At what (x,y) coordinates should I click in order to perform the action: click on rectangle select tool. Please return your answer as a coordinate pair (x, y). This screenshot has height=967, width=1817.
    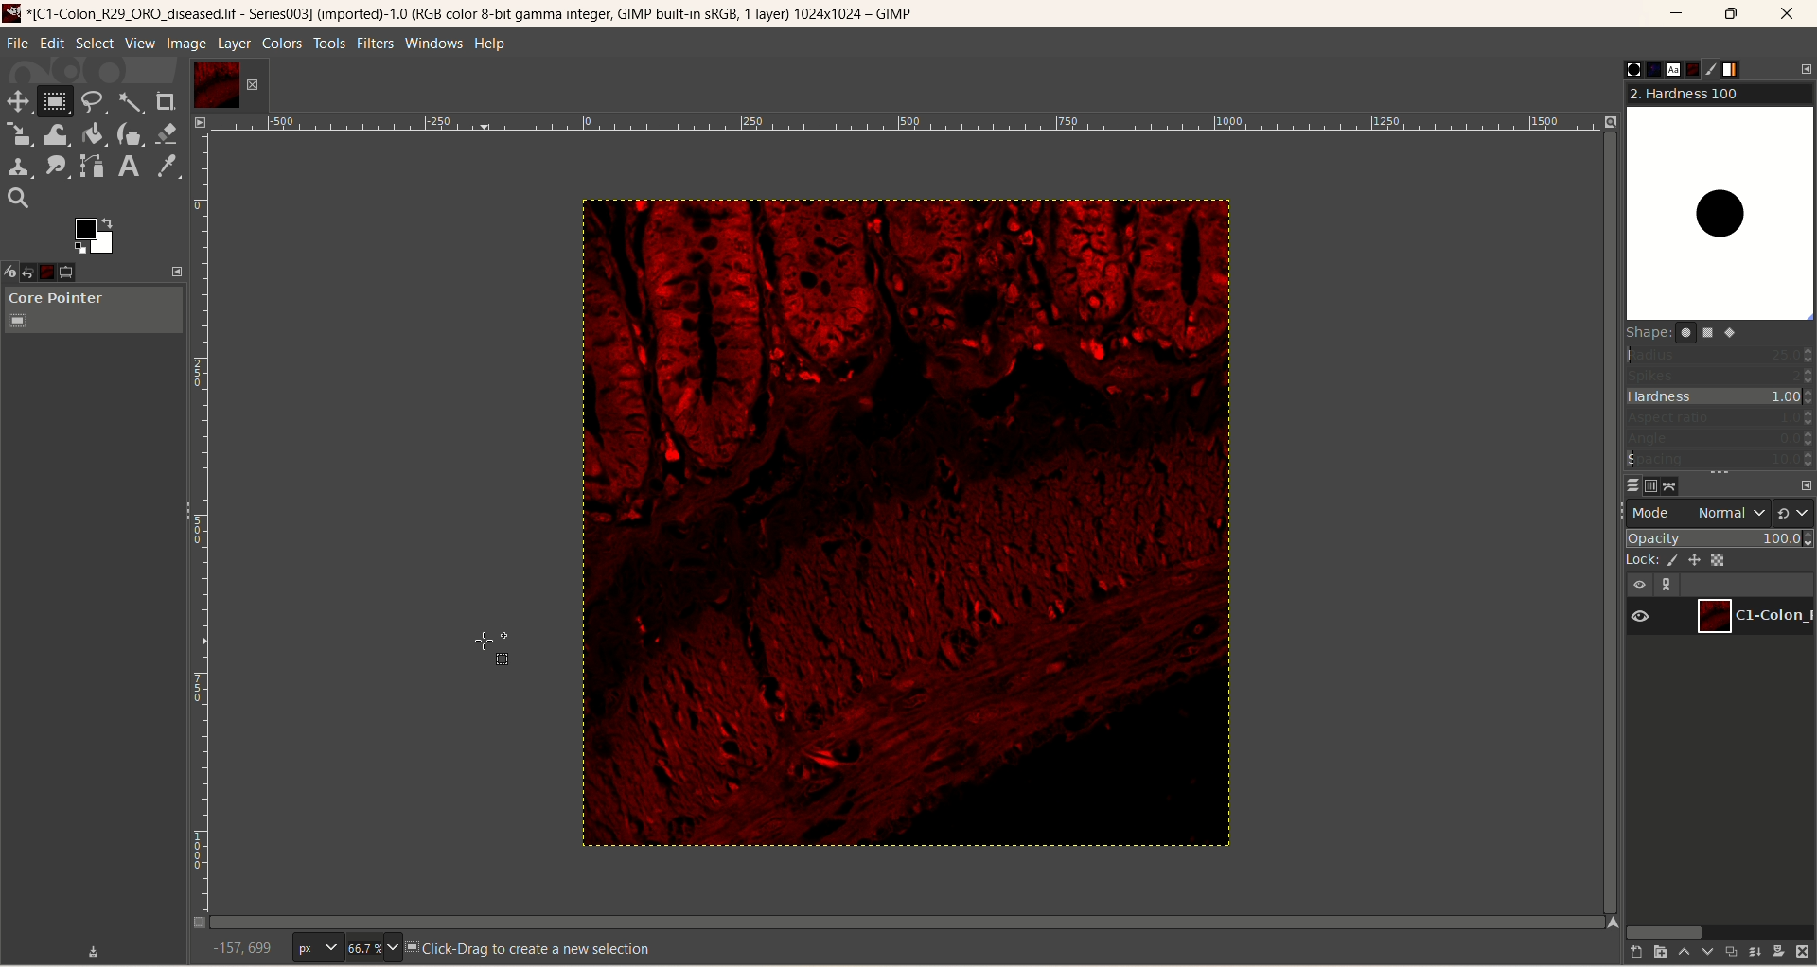
    Looking at the image, I should click on (55, 100).